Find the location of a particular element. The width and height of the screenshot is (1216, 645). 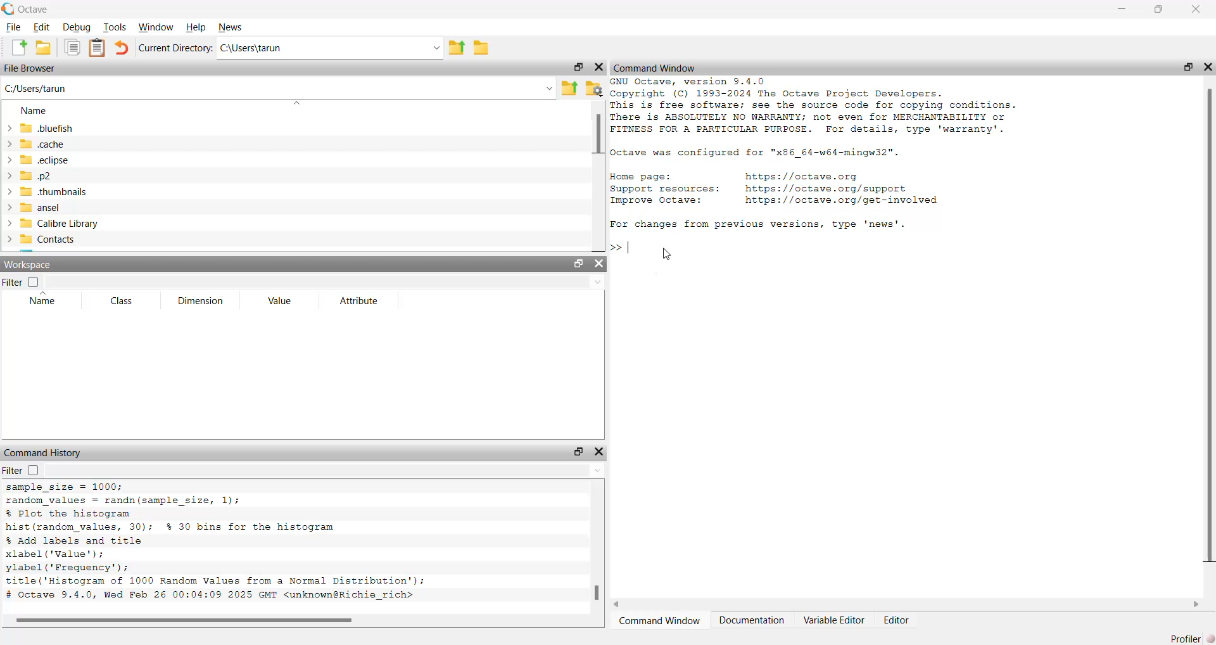

New folder is located at coordinates (43, 48).